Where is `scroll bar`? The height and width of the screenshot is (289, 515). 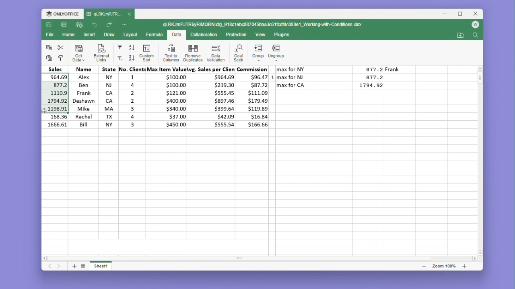
scroll bar is located at coordinates (213, 258).